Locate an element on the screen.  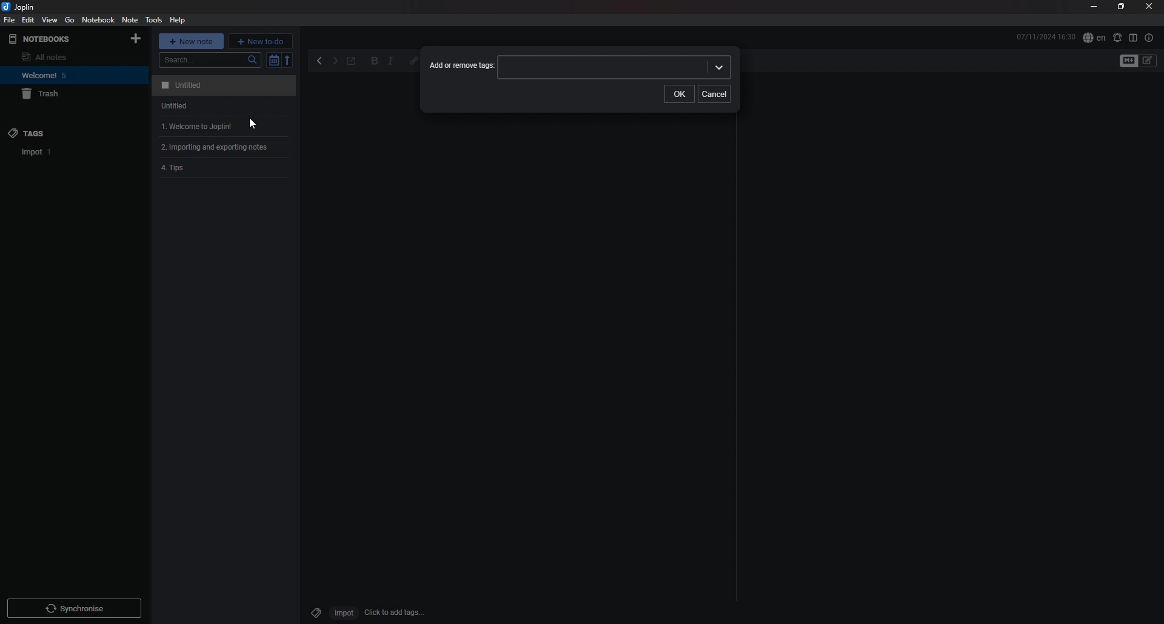
edit is located at coordinates (27, 19).